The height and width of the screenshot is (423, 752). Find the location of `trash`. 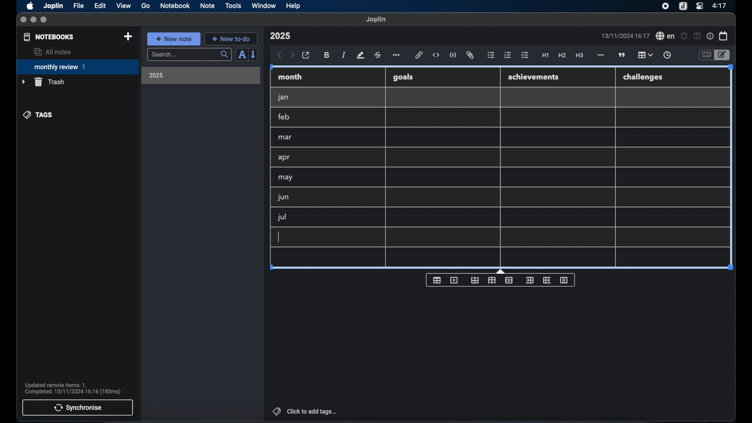

trash is located at coordinates (43, 82).